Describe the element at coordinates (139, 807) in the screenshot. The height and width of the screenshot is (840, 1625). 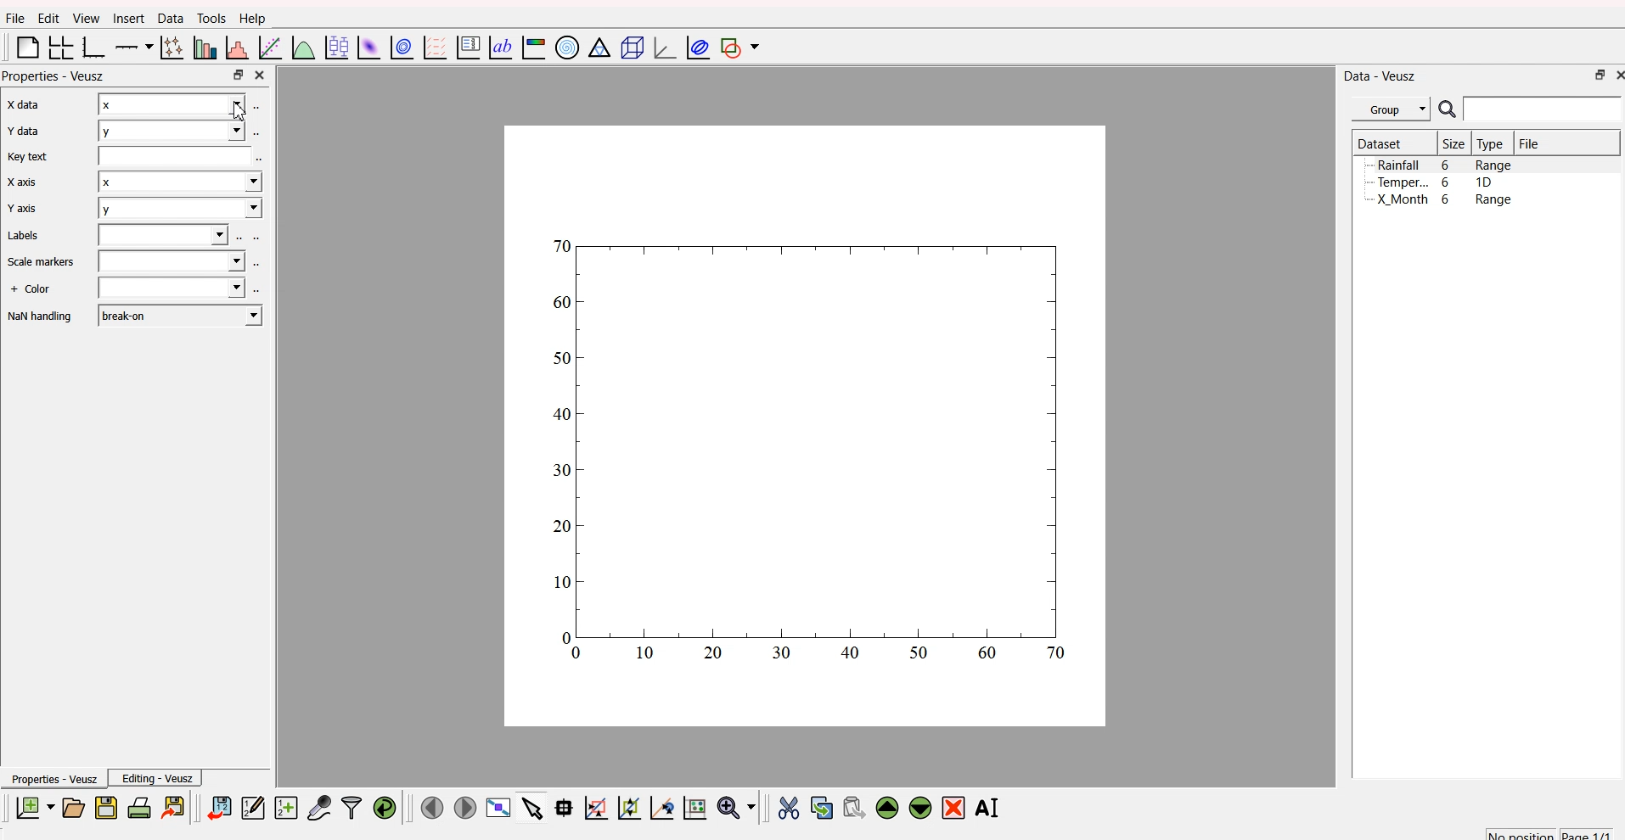
I see `print document` at that location.